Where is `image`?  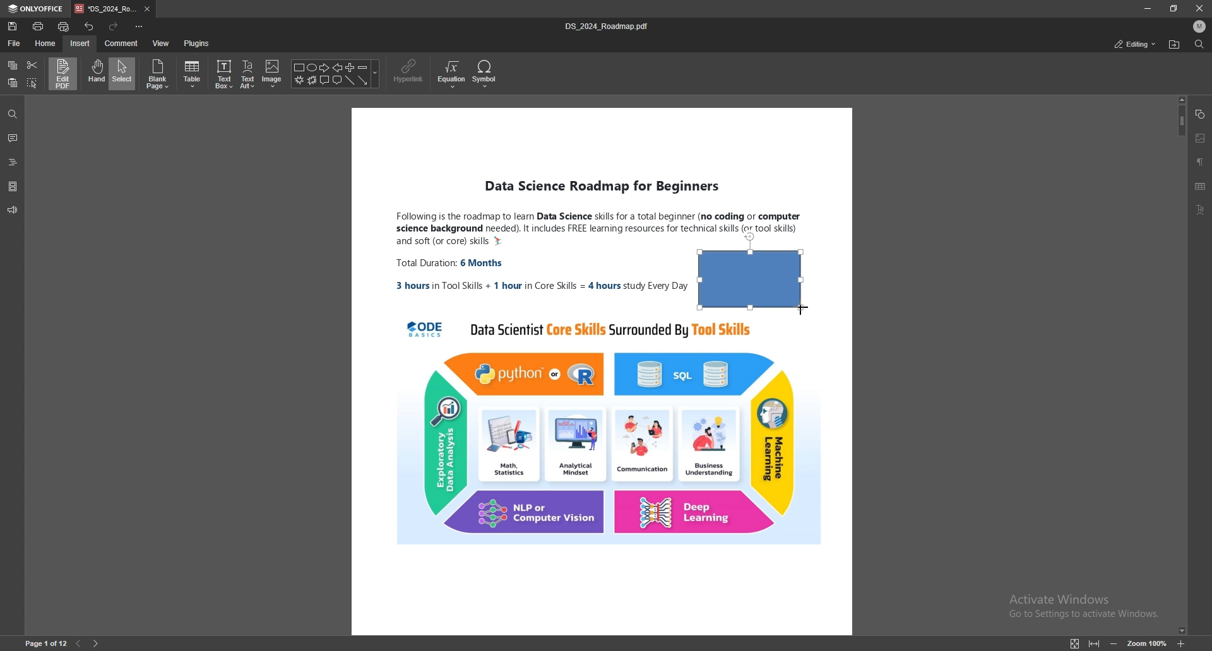 image is located at coordinates (1200, 137).